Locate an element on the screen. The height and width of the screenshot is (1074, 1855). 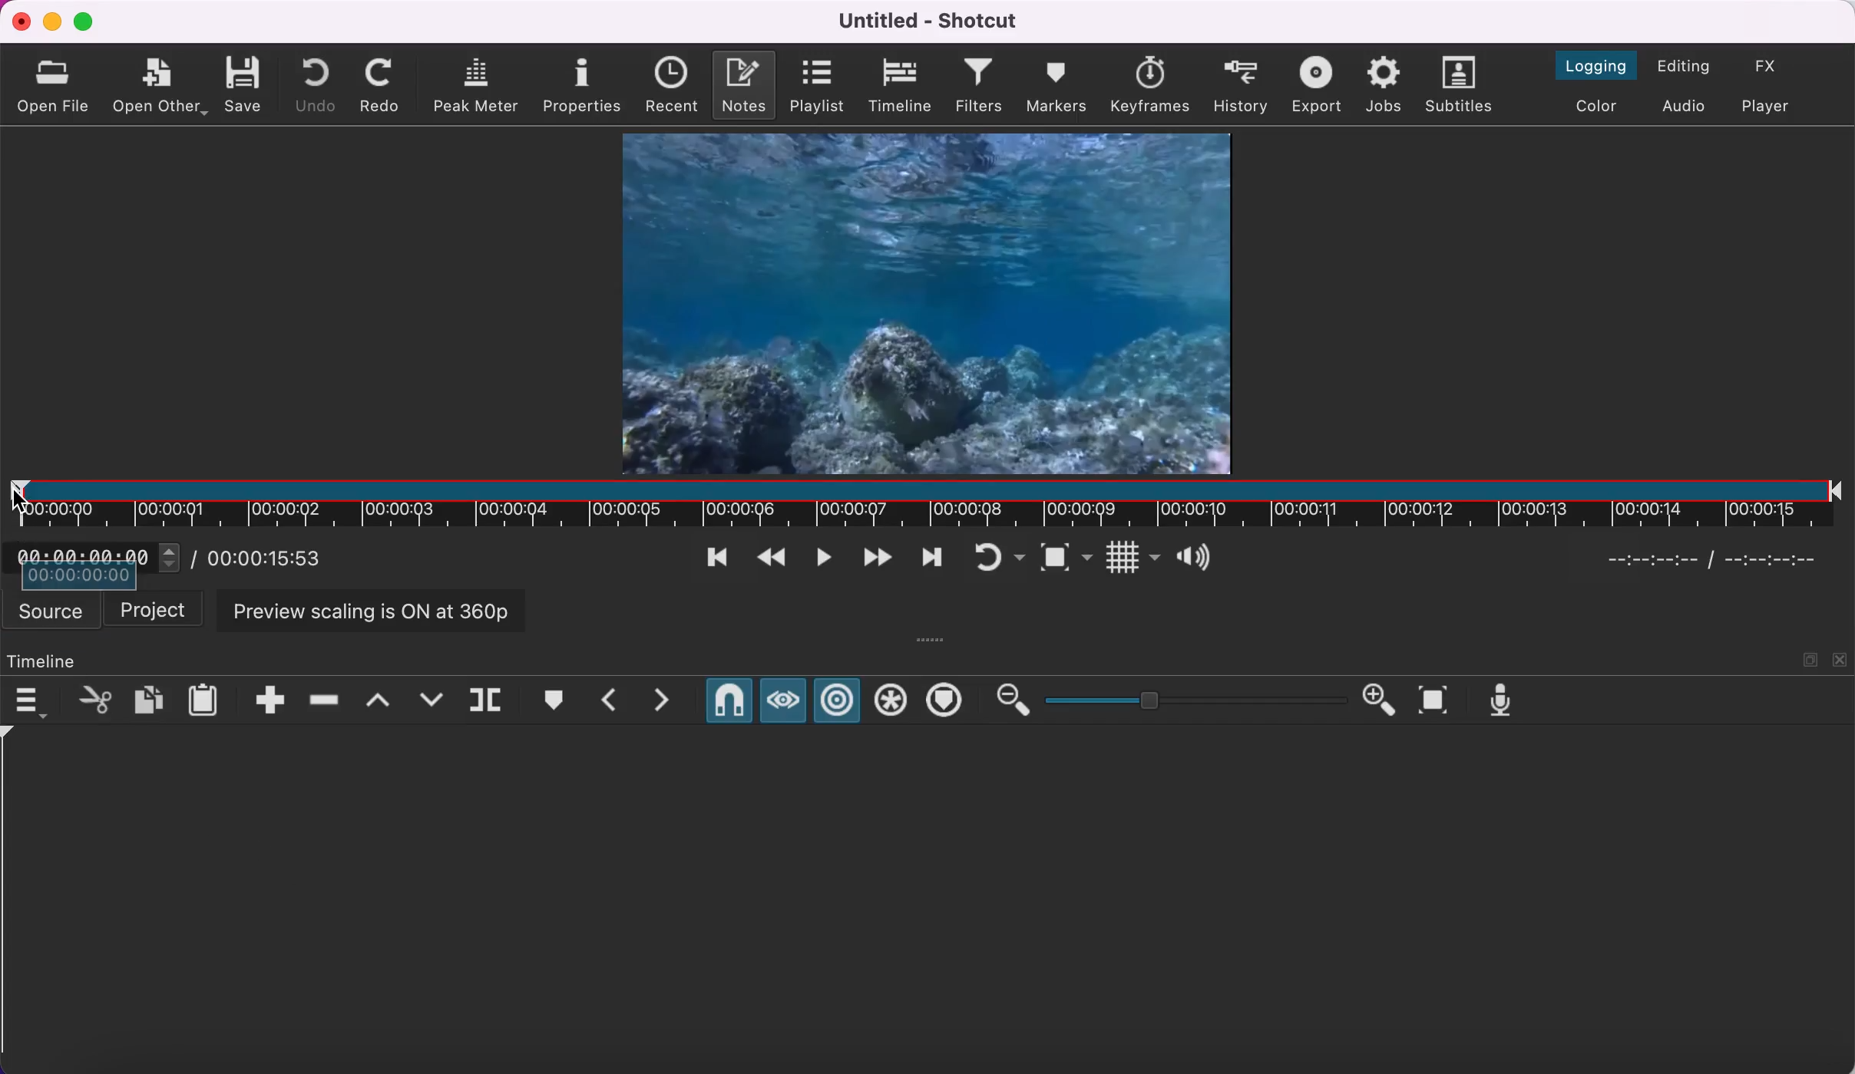
ripple delete is located at coordinates (322, 701).